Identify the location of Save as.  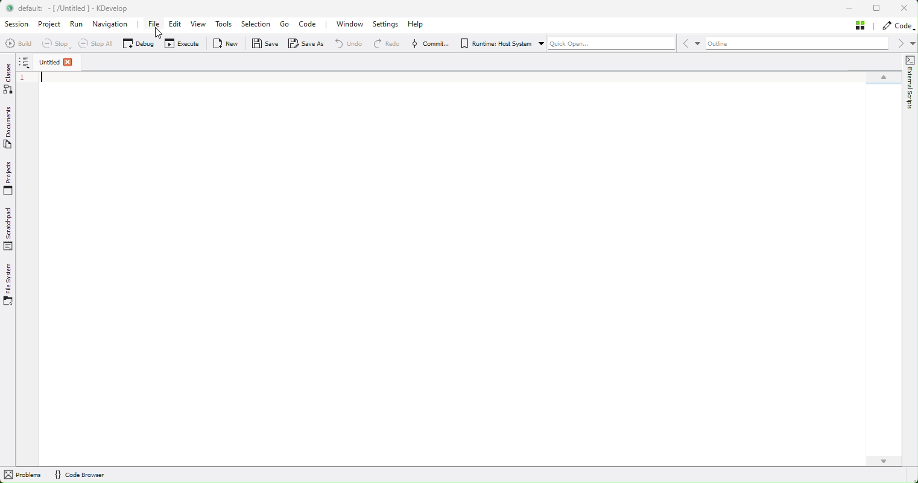
(308, 43).